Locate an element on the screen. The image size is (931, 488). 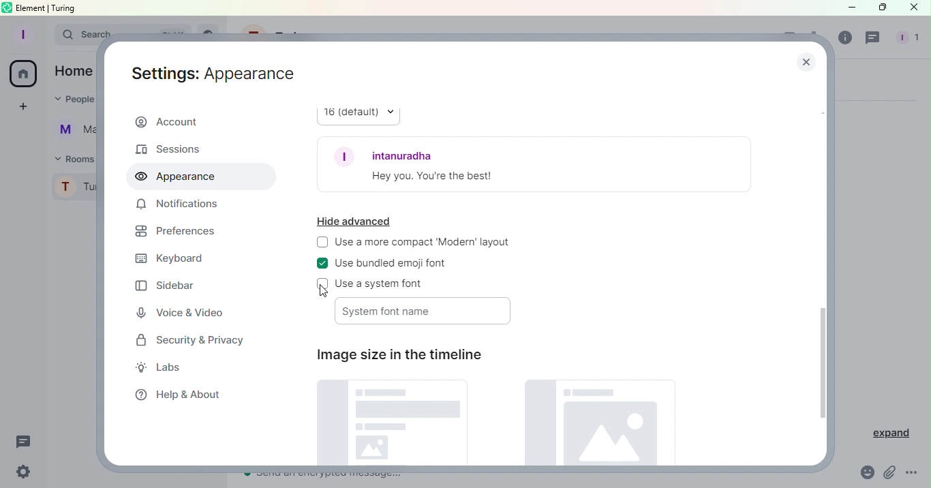
Attachment is located at coordinates (890, 474).